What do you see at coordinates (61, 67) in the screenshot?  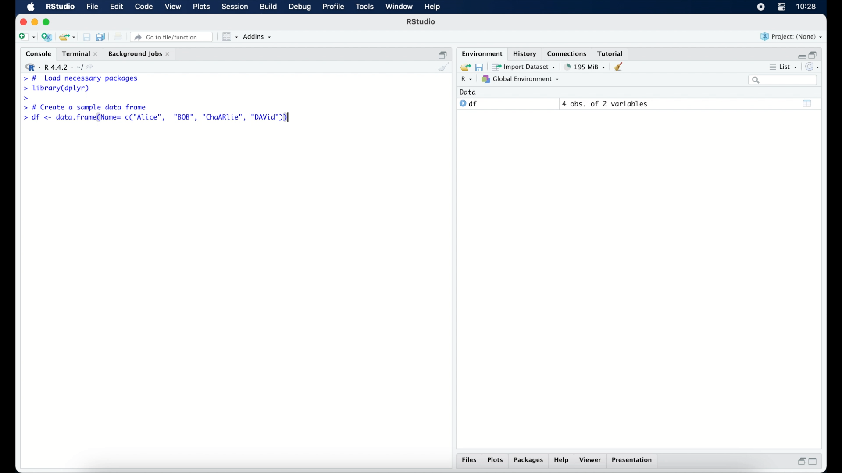 I see `R 4.4.2` at bounding box center [61, 67].